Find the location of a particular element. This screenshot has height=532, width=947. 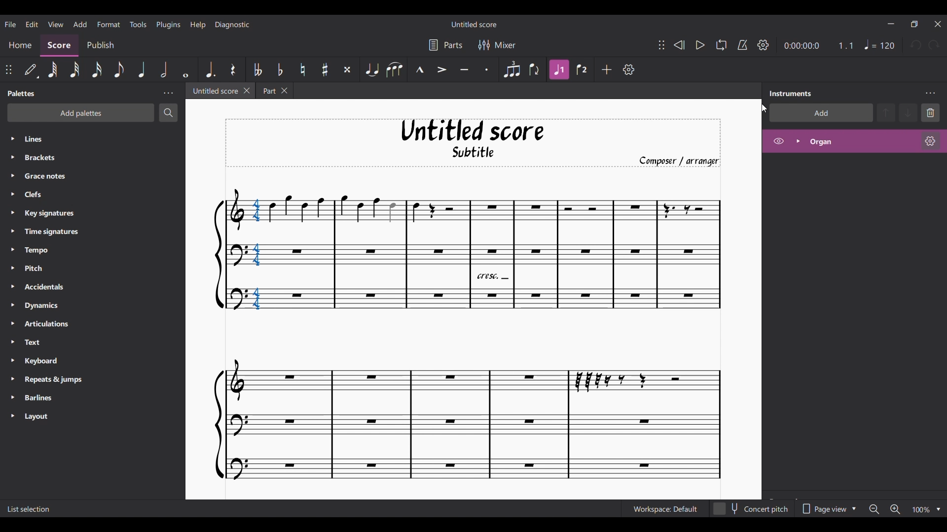

Current score is located at coordinates (468, 334).